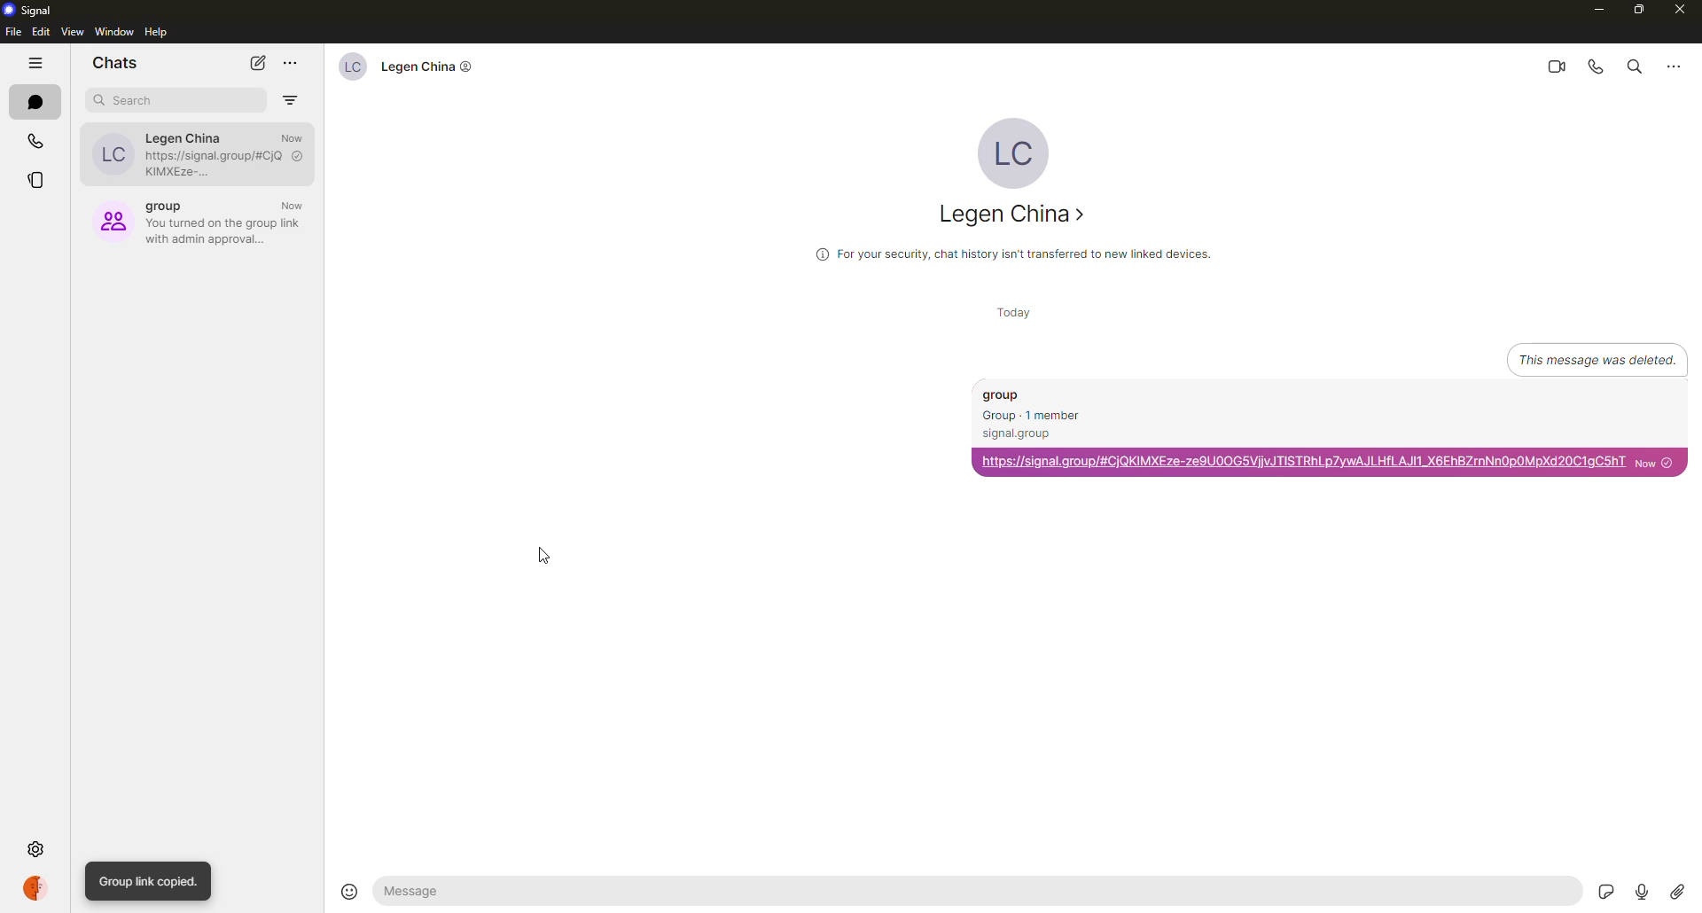 This screenshot has width=1702, height=913. Describe the element at coordinates (159, 33) in the screenshot. I see `help` at that location.